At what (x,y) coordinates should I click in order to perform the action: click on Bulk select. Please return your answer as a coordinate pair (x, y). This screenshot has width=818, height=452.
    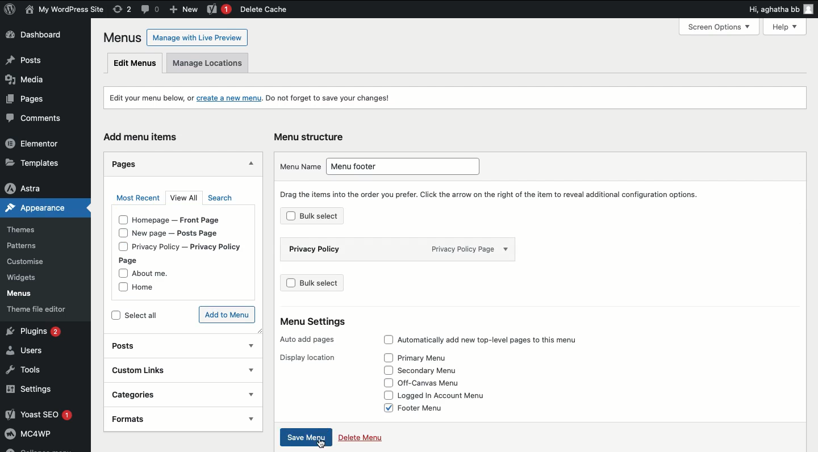
    Looking at the image, I should click on (330, 218).